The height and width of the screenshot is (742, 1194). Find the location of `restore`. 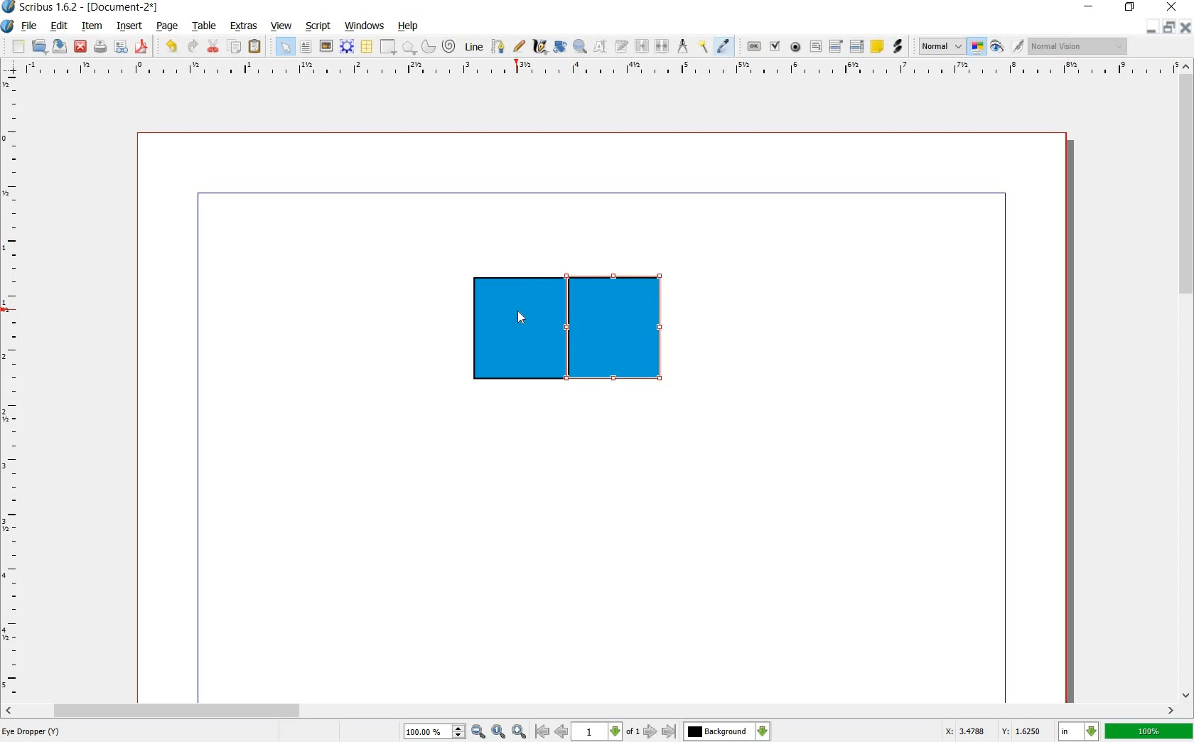

restore is located at coordinates (1129, 8).